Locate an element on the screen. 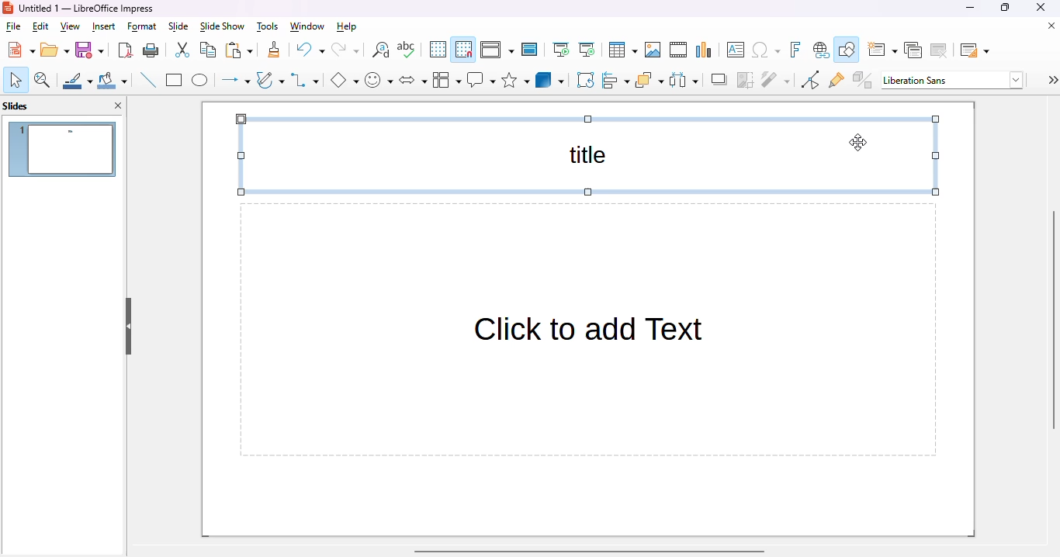  slide layout is located at coordinates (975, 50).